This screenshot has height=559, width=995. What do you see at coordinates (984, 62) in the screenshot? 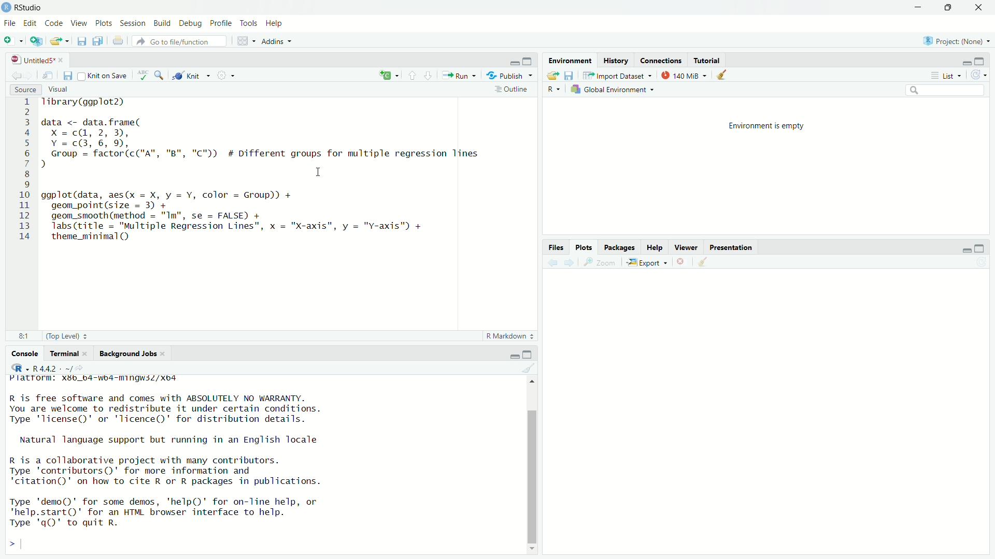
I see `maximise` at bounding box center [984, 62].